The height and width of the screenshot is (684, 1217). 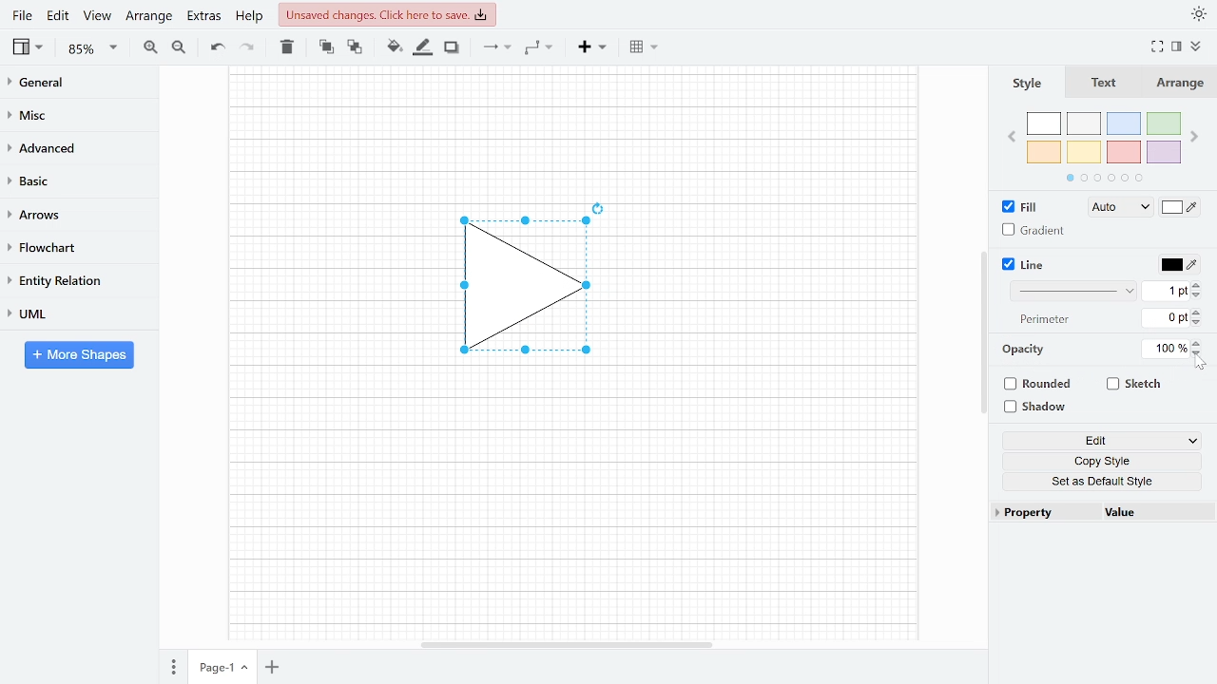 What do you see at coordinates (29, 47) in the screenshot?
I see `View` at bounding box center [29, 47].